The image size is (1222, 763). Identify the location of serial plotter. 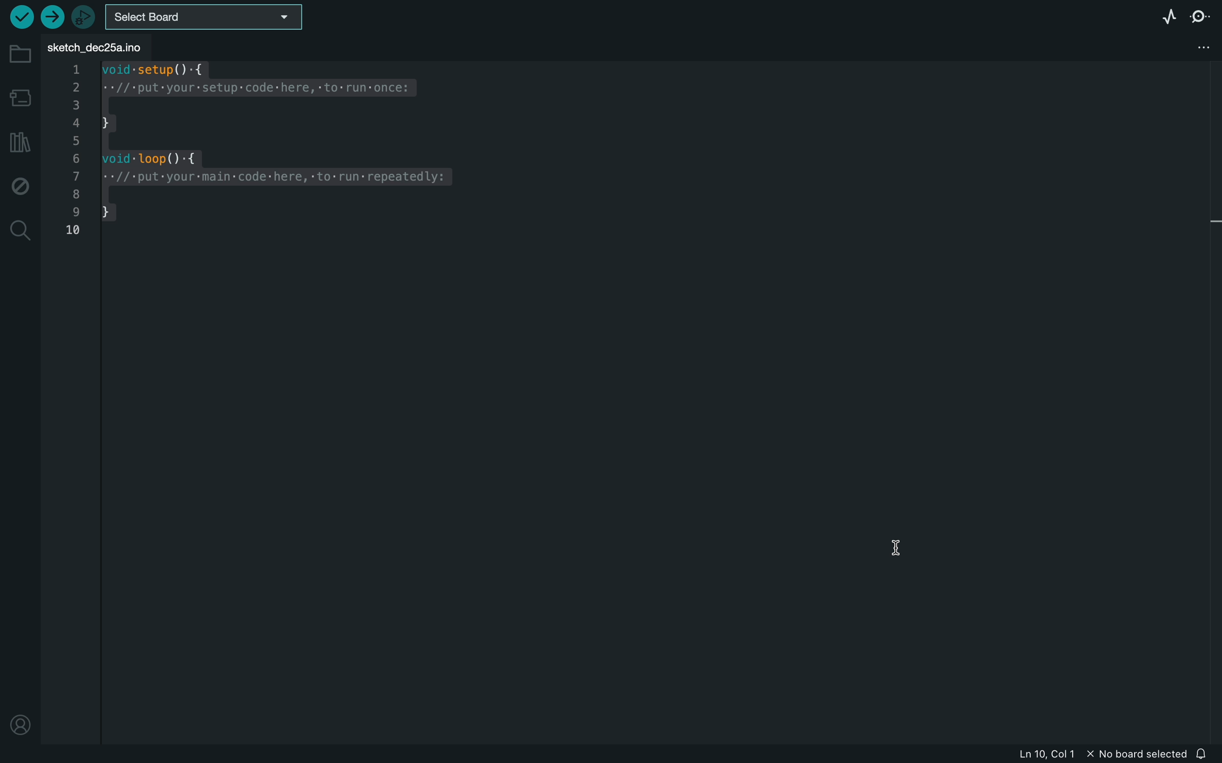
(1166, 16).